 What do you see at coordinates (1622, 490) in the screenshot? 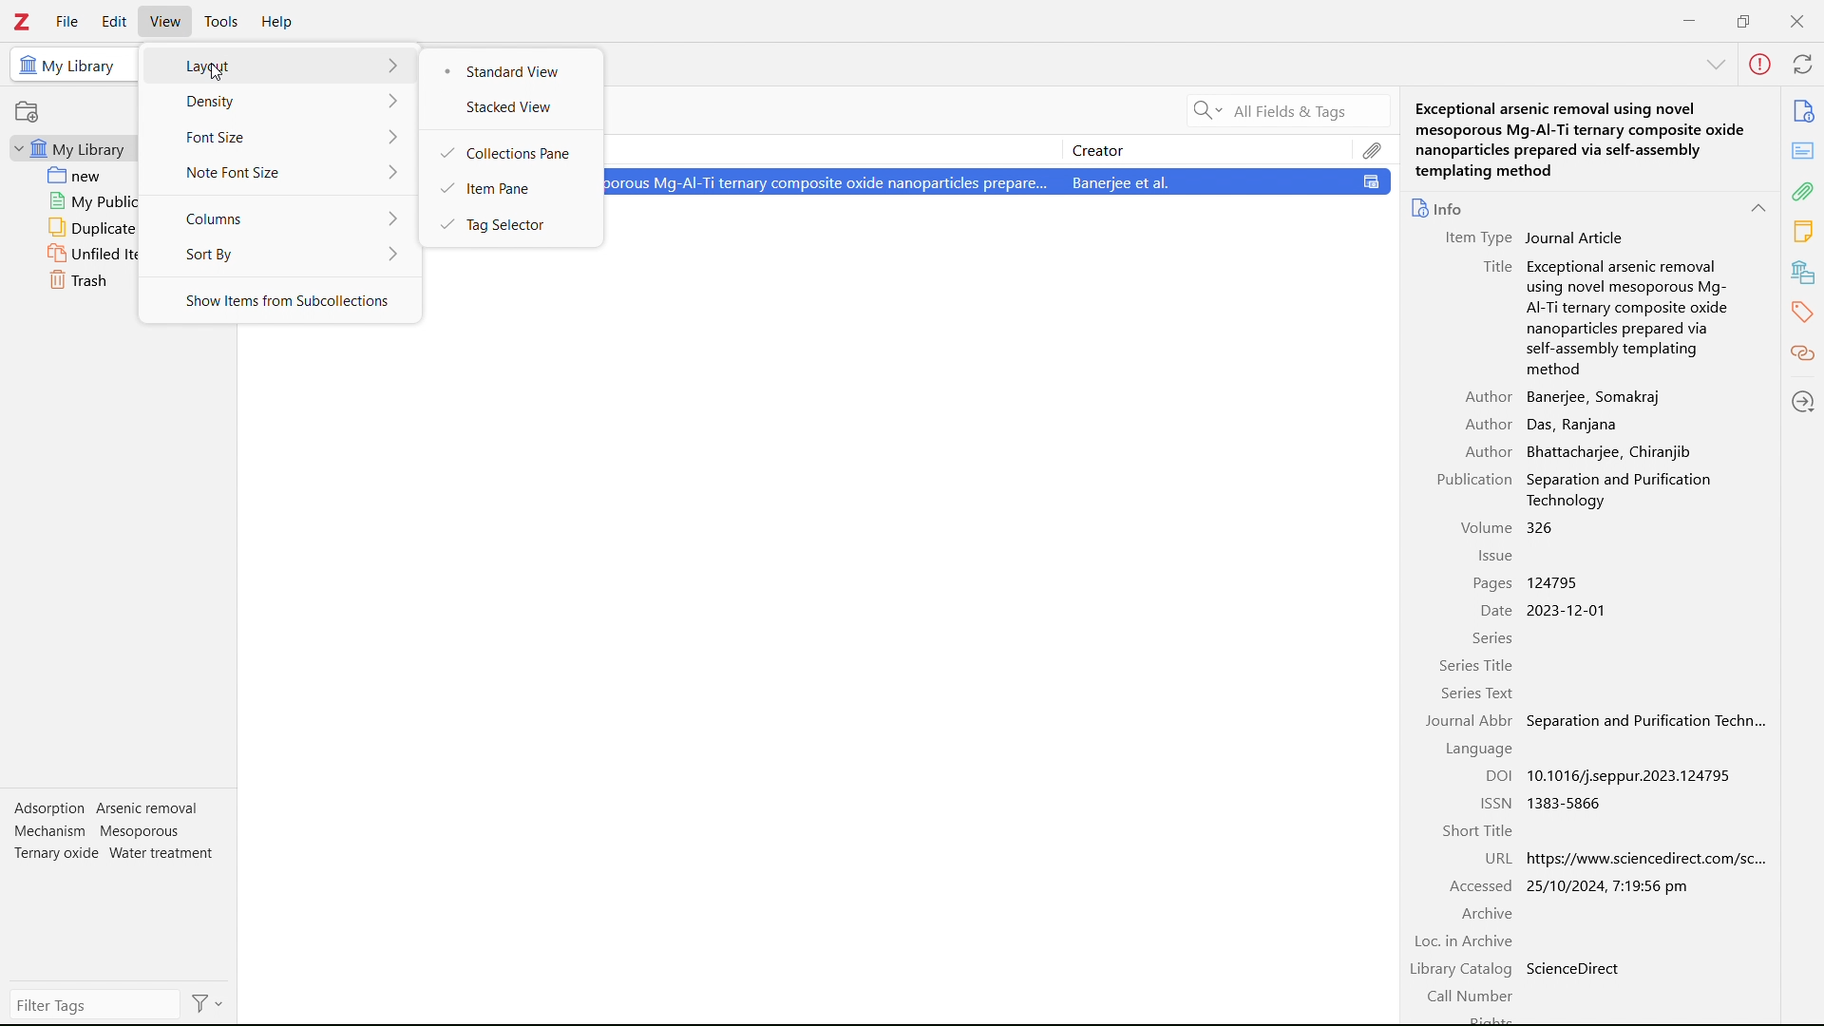
I see `Separation and Purification
Technology` at bounding box center [1622, 490].